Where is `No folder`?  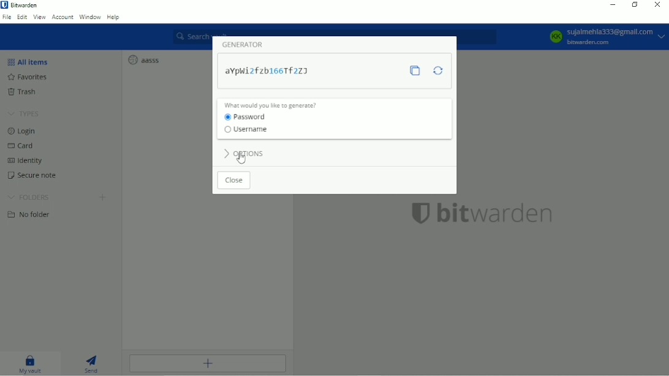 No folder is located at coordinates (32, 216).